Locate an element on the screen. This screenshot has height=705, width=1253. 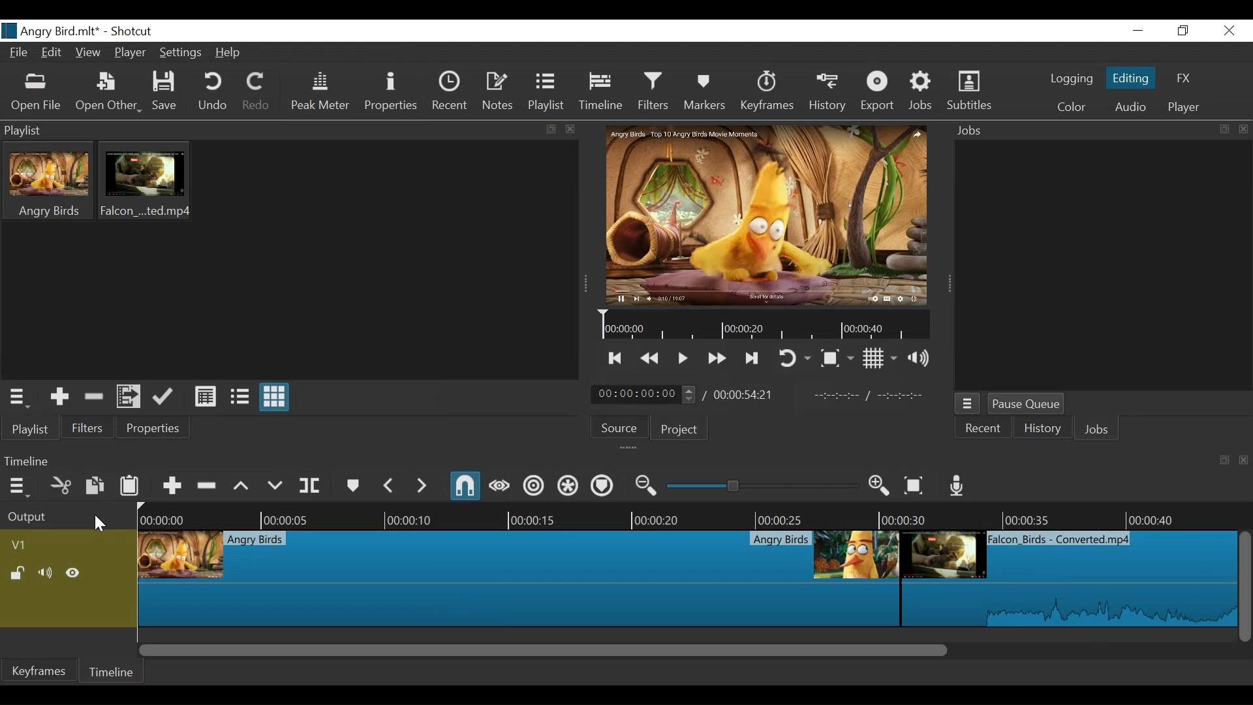
Skip to the next point is located at coordinates (750, 359).